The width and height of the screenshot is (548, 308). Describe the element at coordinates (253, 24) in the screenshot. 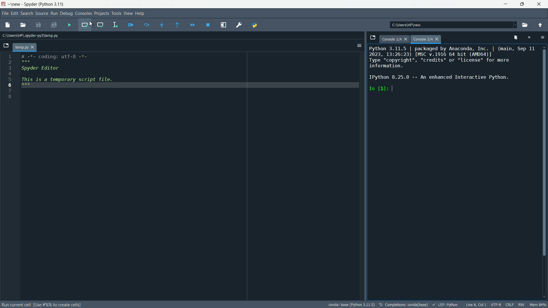

I see `PYTHONPATH manager` at that location.